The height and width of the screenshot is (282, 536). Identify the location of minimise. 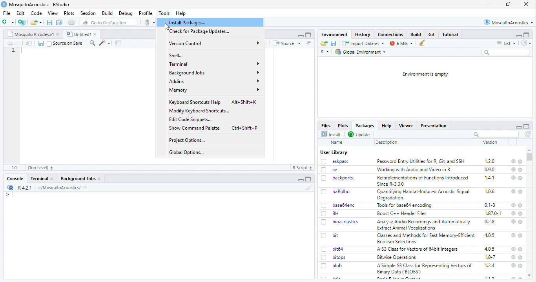
(301, 180).